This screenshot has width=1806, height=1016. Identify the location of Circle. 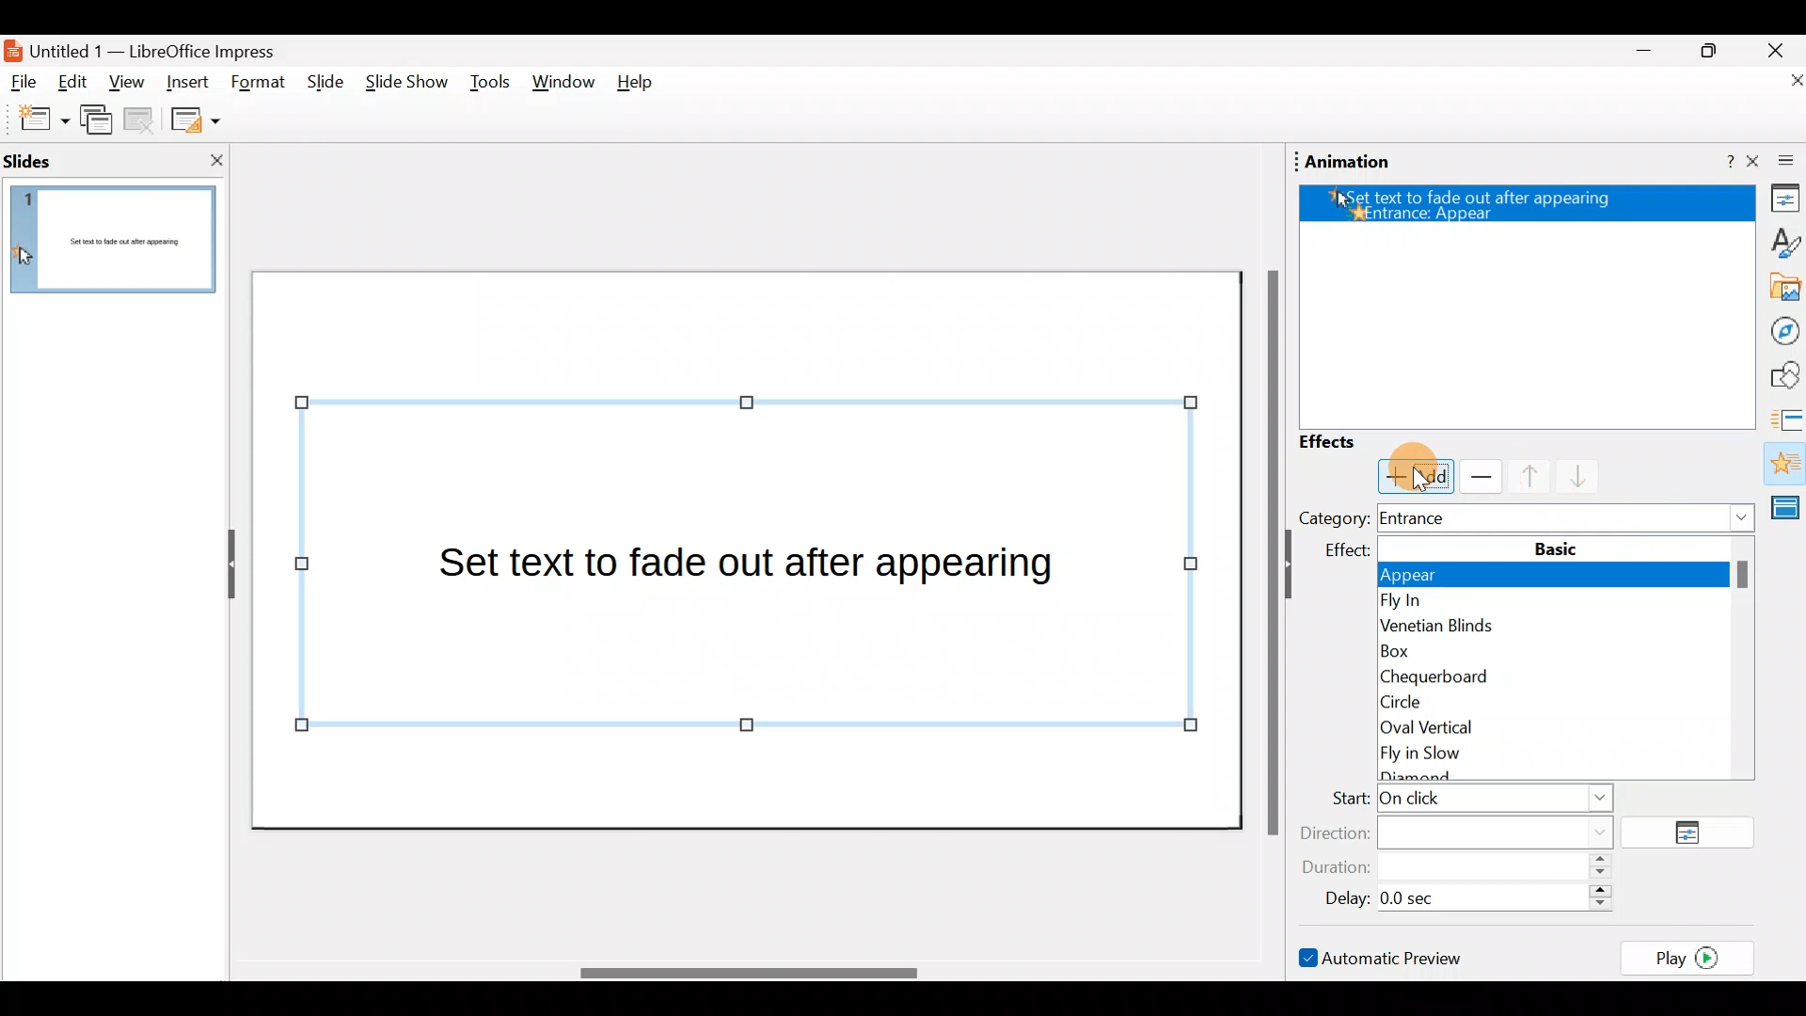
(1557, 701).